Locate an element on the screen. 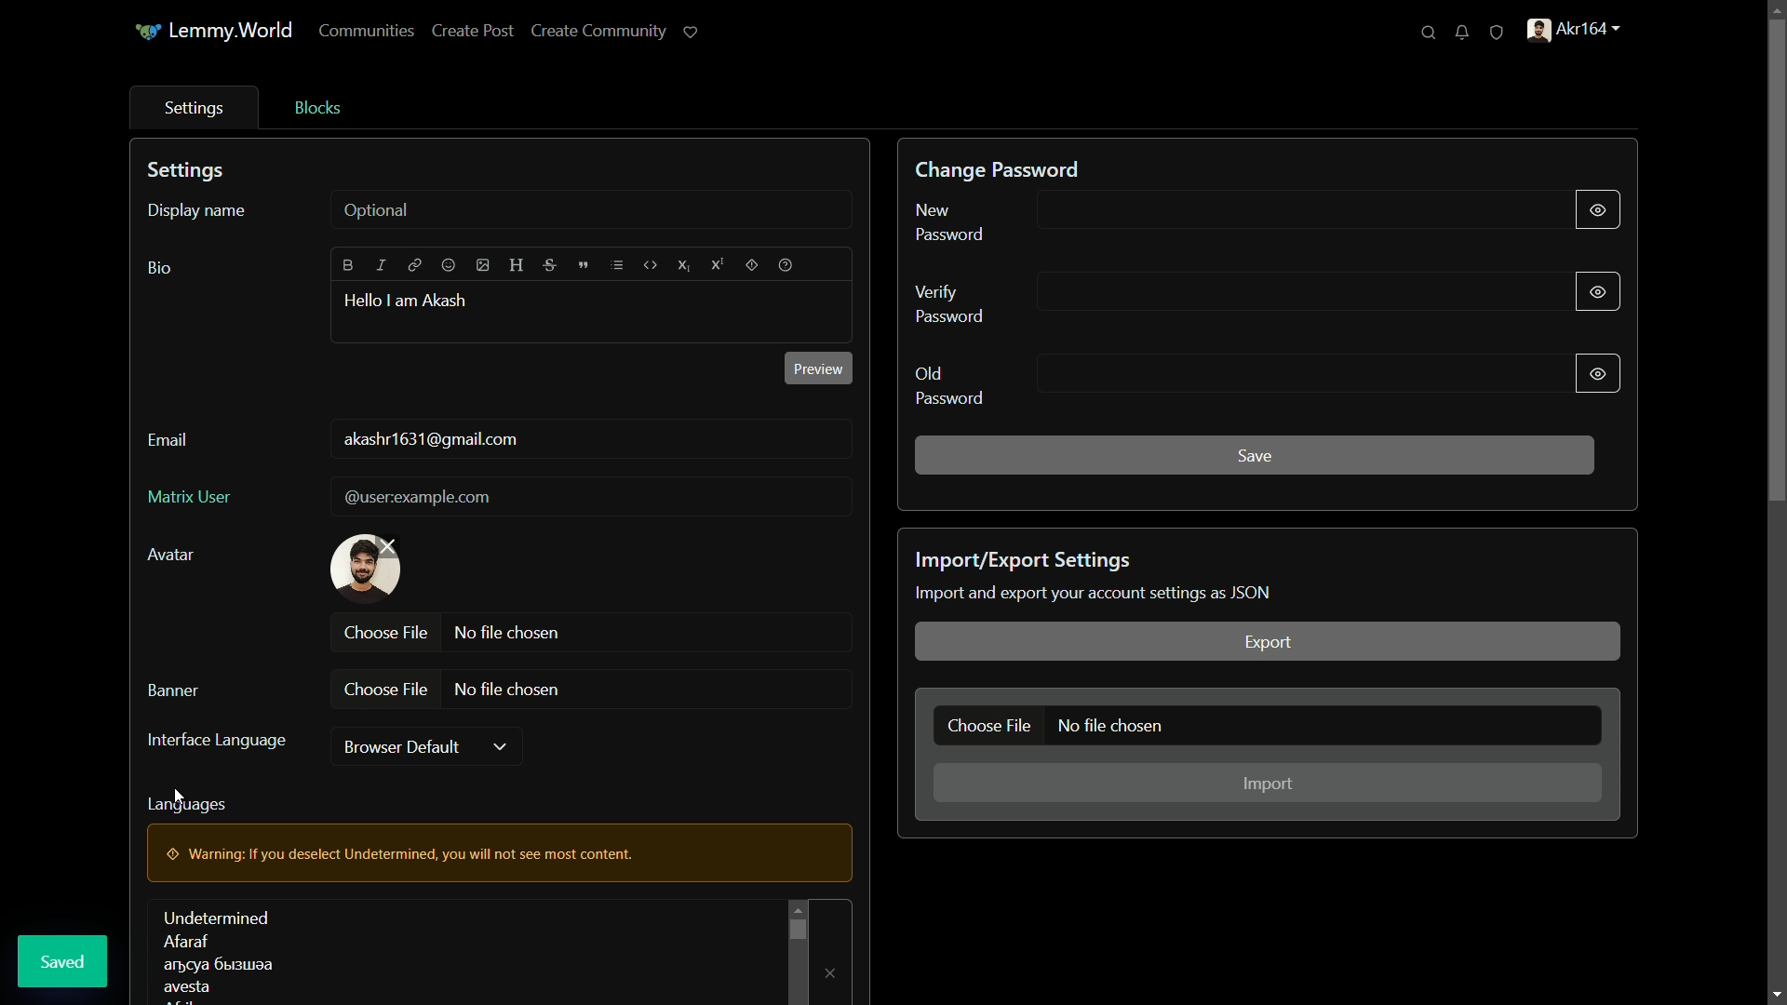 This screenshot has height=1005, width=1787. show/hide is located at coordinates (1598, 208).